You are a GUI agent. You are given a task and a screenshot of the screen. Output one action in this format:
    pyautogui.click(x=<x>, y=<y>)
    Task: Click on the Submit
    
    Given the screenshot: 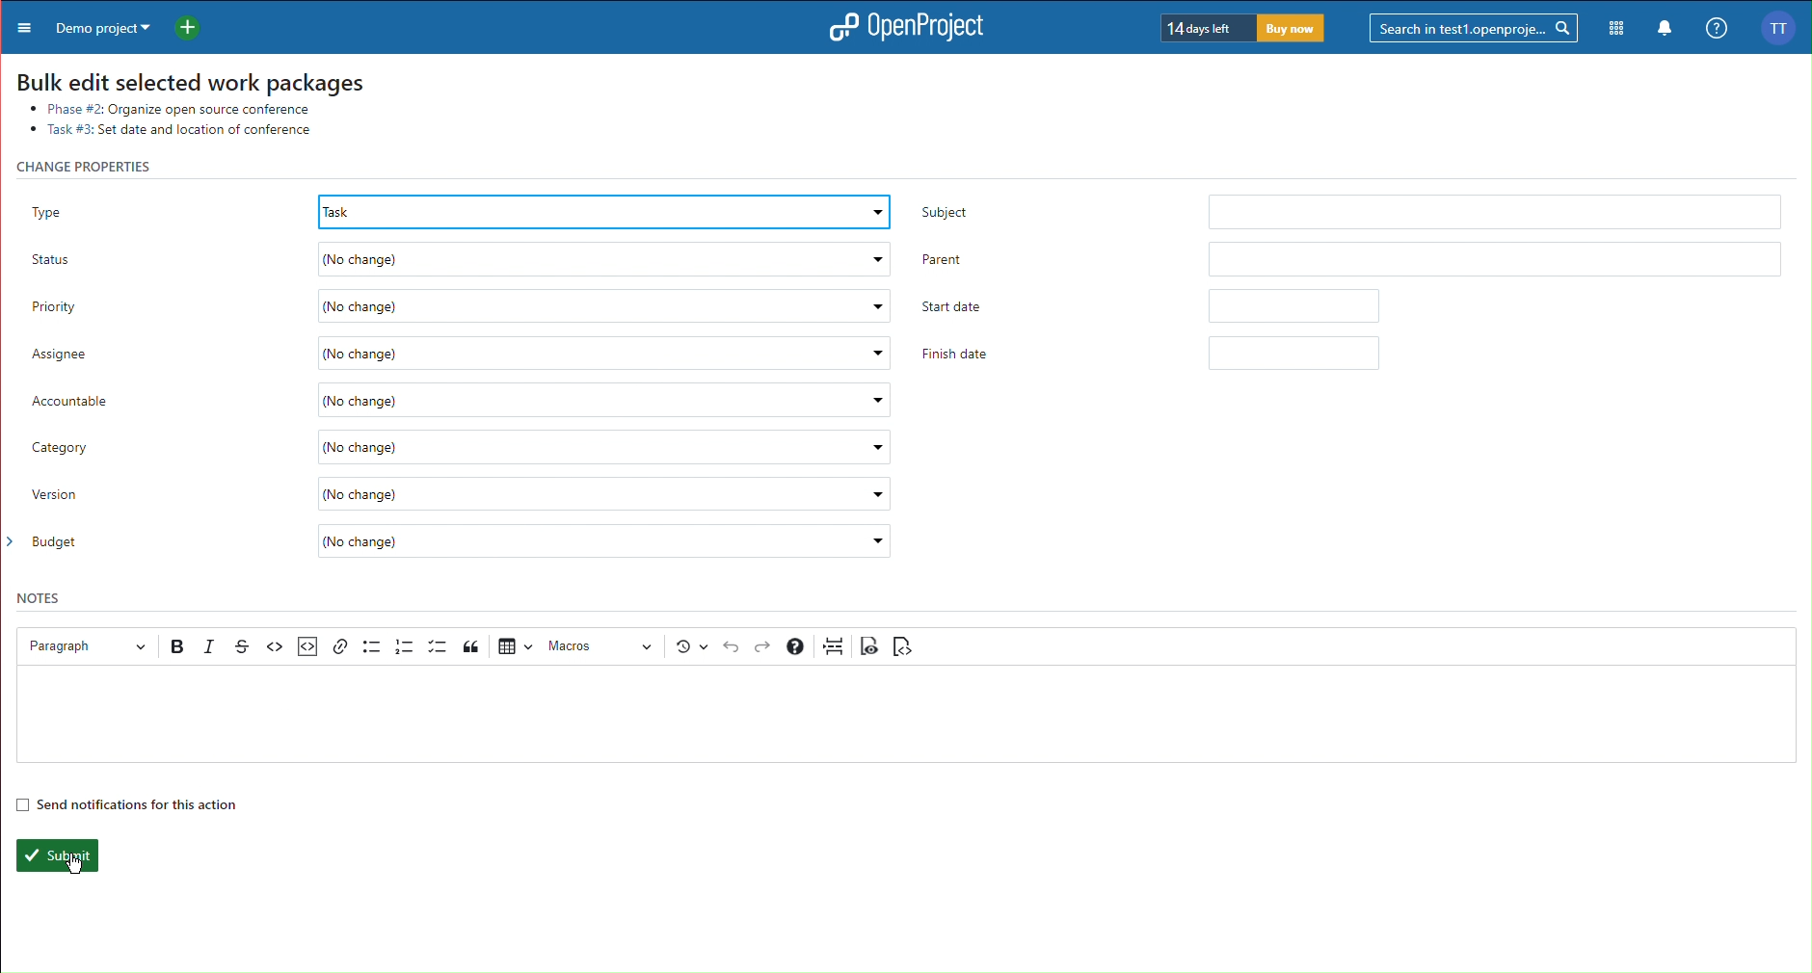 What is the action you would take?
    pyautogui.click(x=55, y=855)
    